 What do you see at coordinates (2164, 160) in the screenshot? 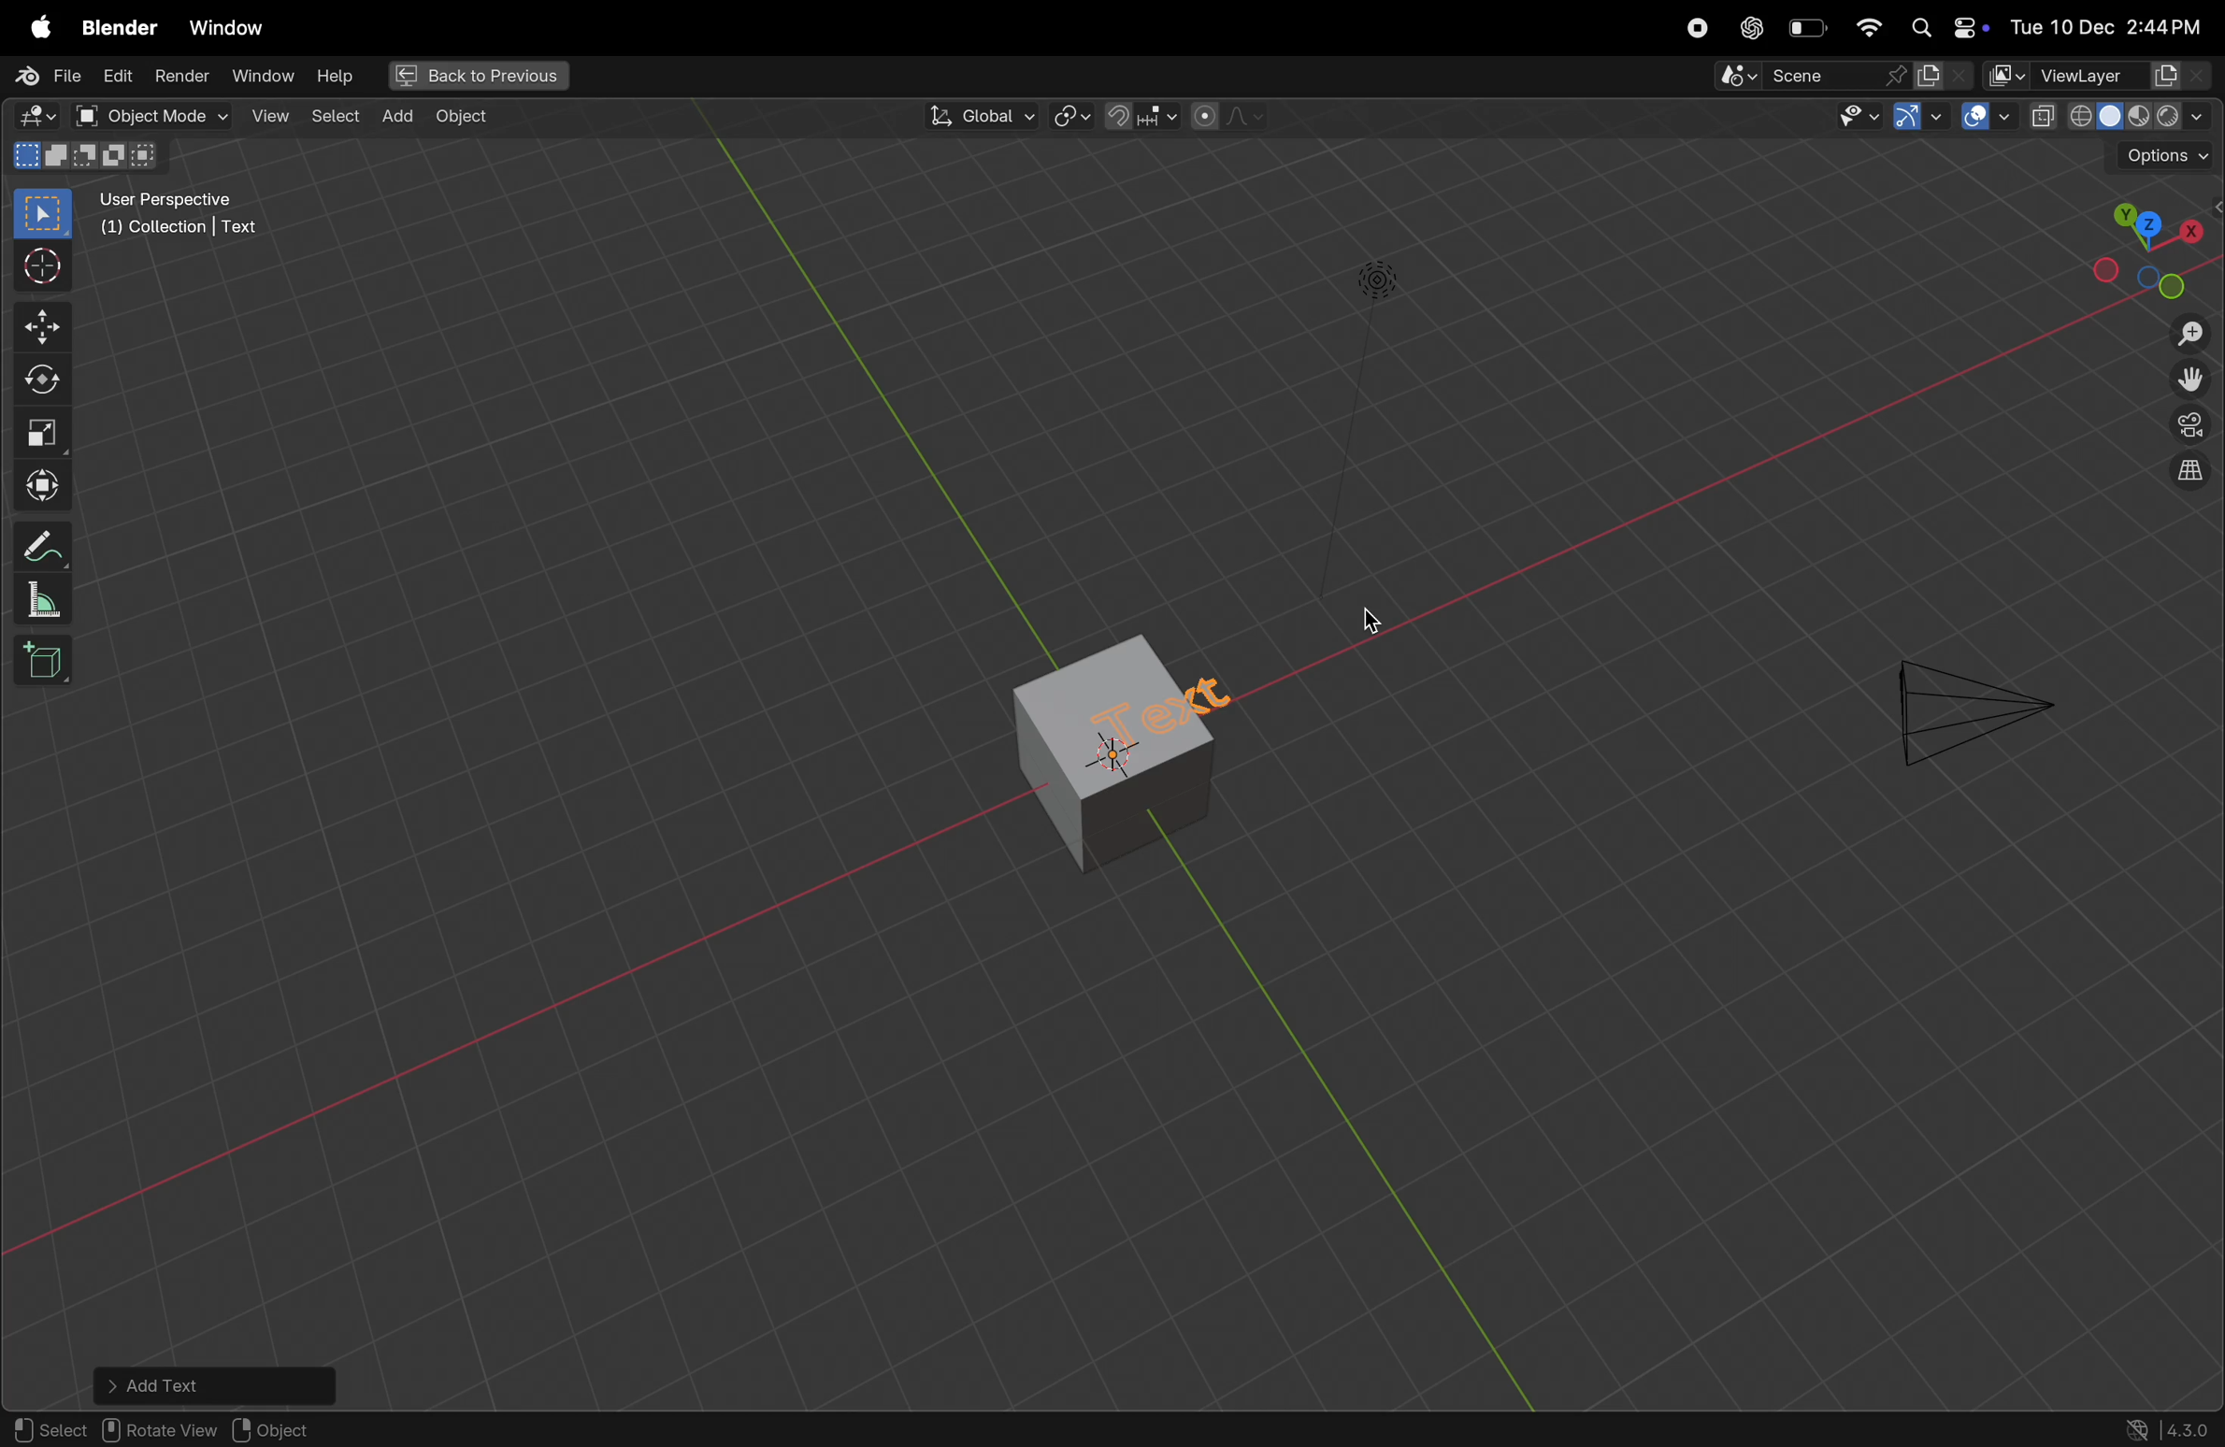
I see `options` at bounding box center [2164, 160].